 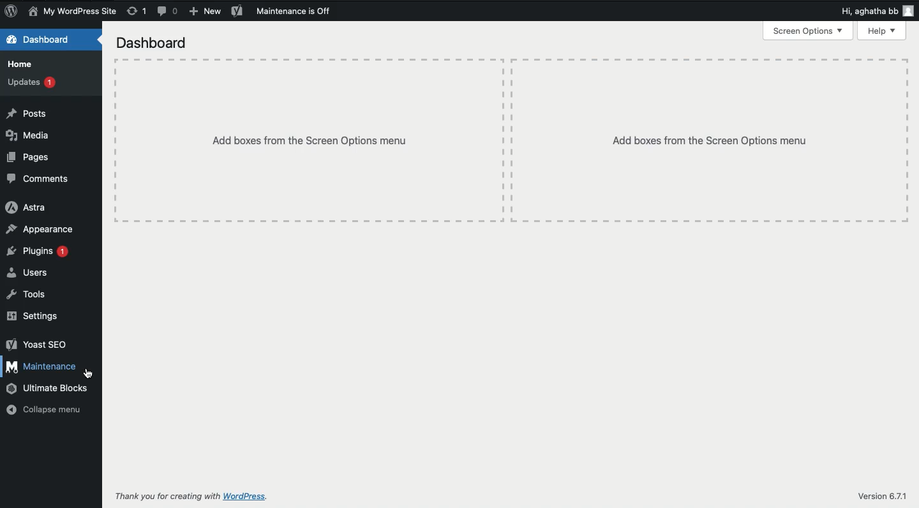 What do you see at coordinates (809, 30) in the screenshot?
I see `Screen options` at bounding box center [809, 30].